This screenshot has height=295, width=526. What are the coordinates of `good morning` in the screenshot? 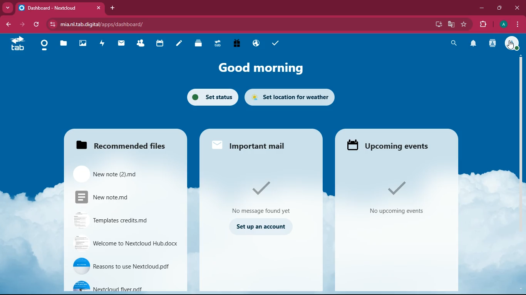 It's located at (257, 69).